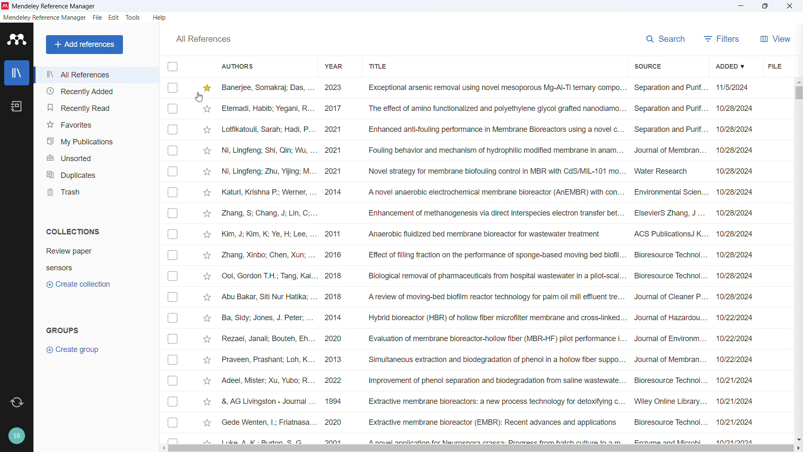  Describe the element at coordinates (96, 139) in the screenshot. I see `My publications ` at that location.